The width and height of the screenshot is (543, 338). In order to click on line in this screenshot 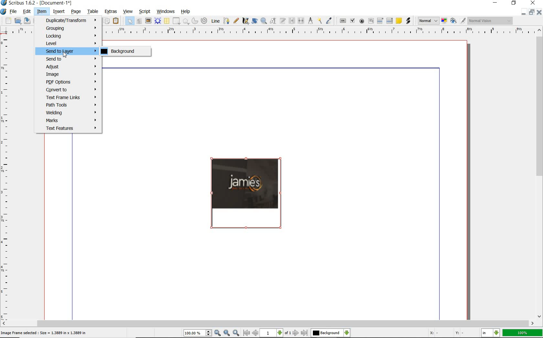, I will do `click(216, 20)`.